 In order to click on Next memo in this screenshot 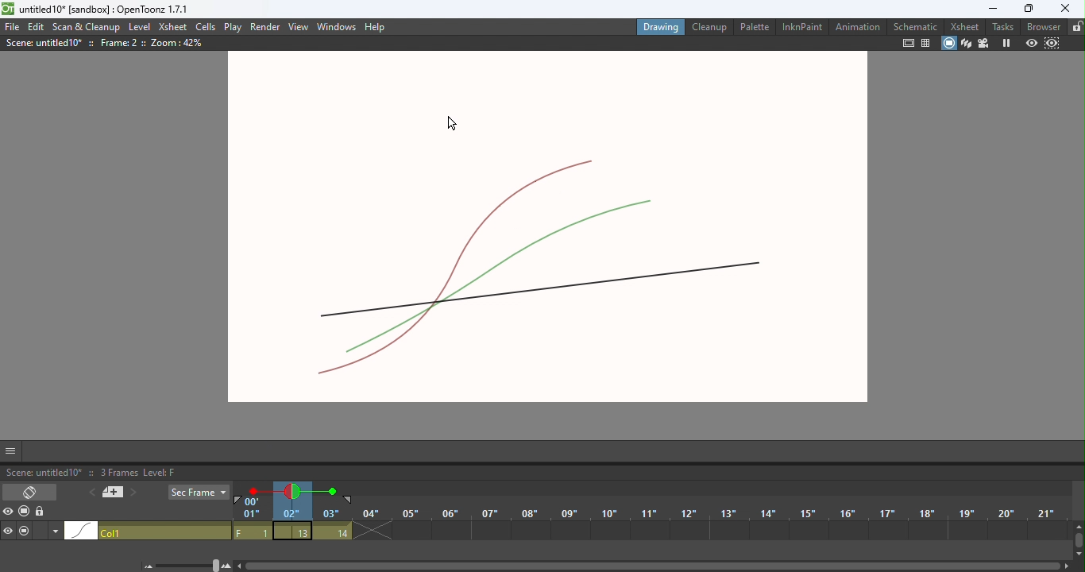, I will do `click(133, 495)`.